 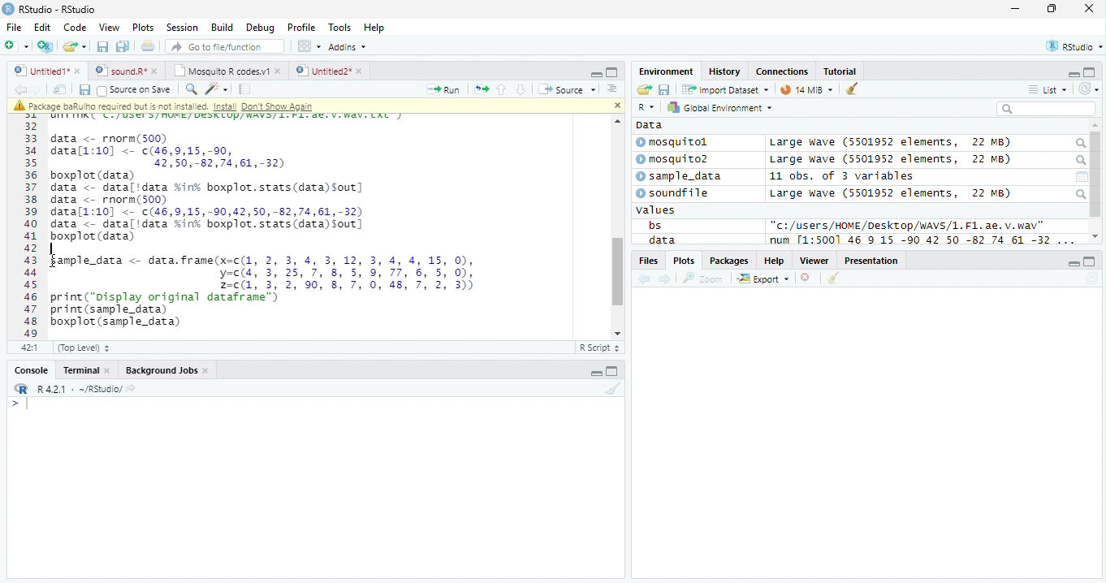 I want to click on Print, so click(x=149, y=47).